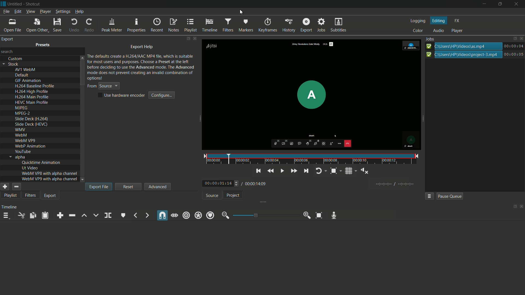  I want to click on “\Users\HP\Videos\as.mp4, so click(475, 47).